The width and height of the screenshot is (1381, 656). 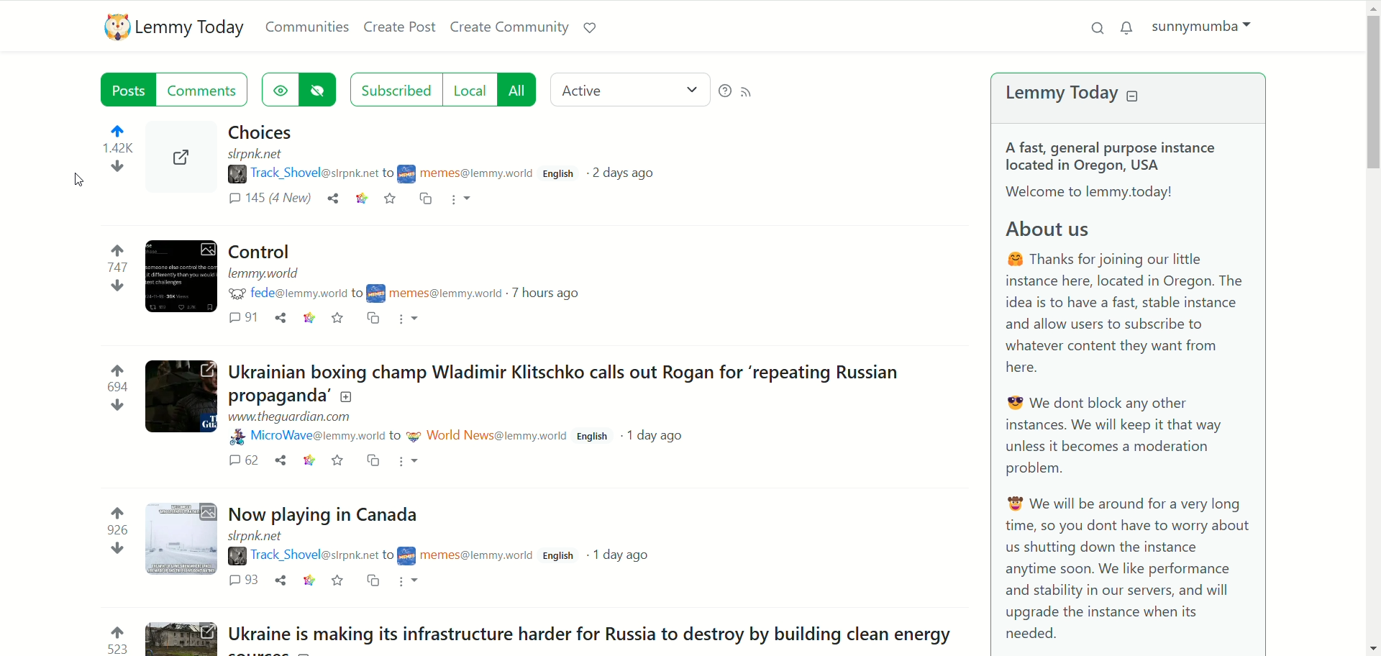 I want to click on Post - Now playing in Canada, so click(x=332, y=517).